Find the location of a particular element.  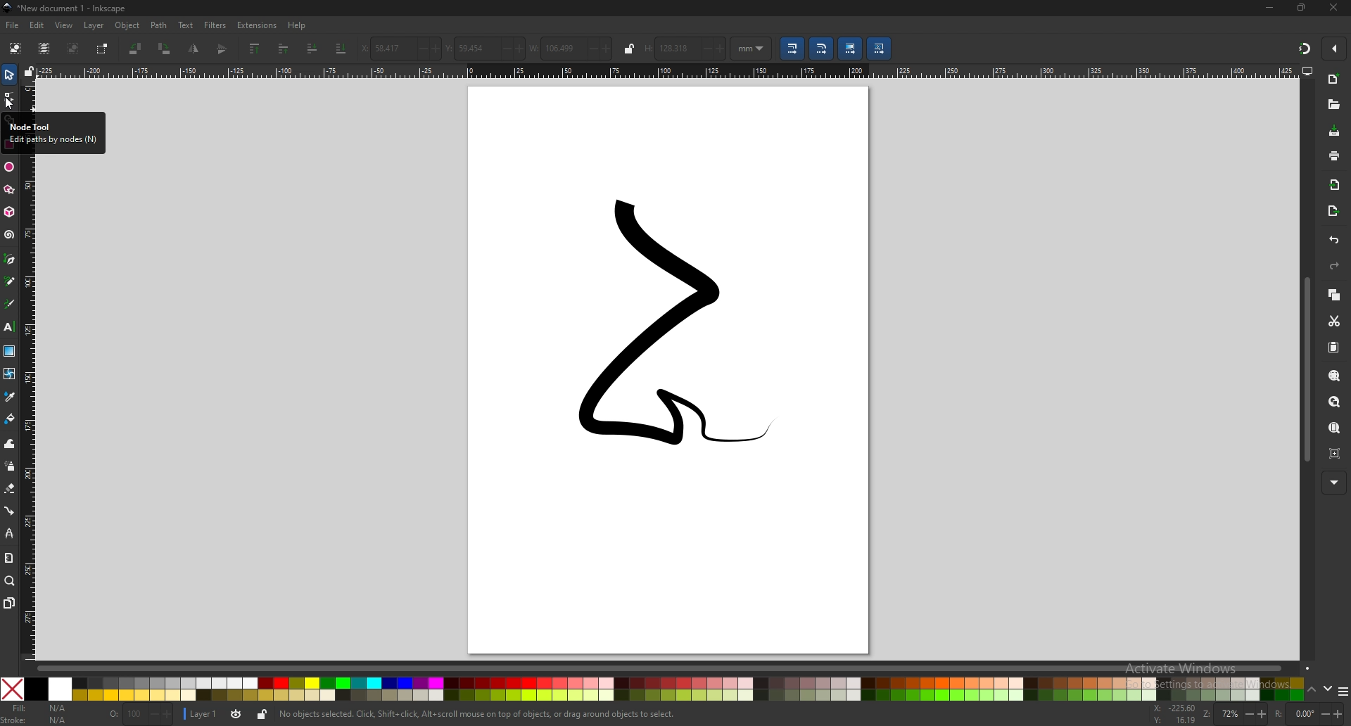

save is located at coordinates (1333, 132).